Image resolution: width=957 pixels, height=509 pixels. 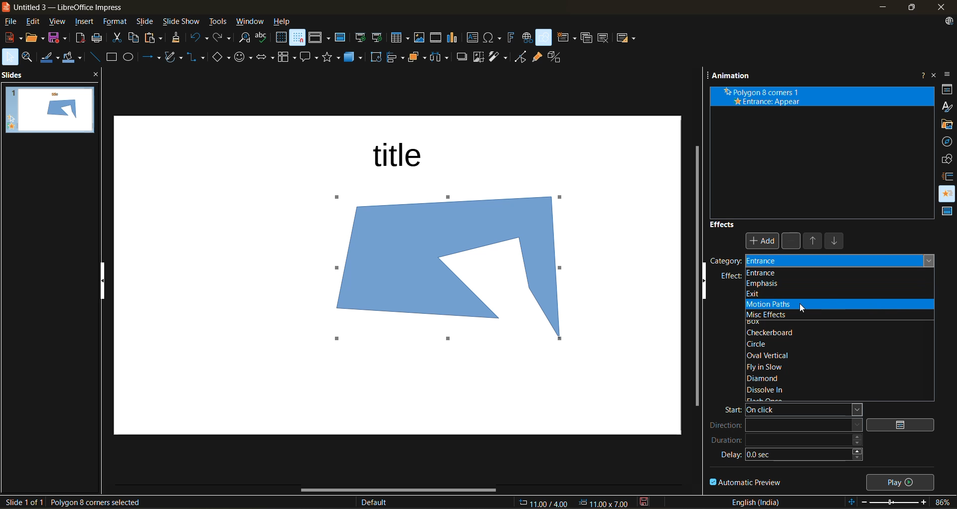 I want to click on effect, so click(x=729, y=277).